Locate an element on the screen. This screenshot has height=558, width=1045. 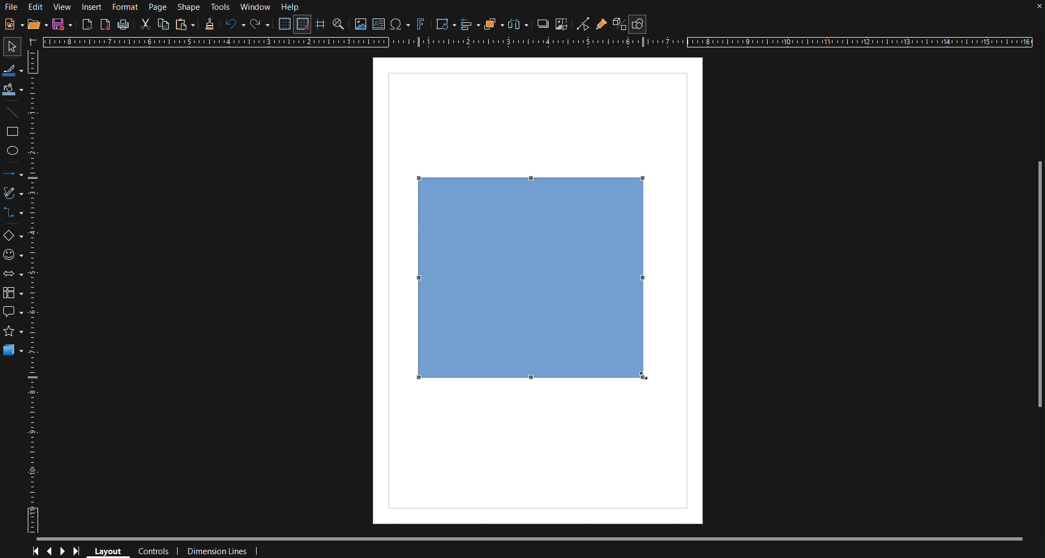
Callout Shapes is located at coordinates (13, 312).